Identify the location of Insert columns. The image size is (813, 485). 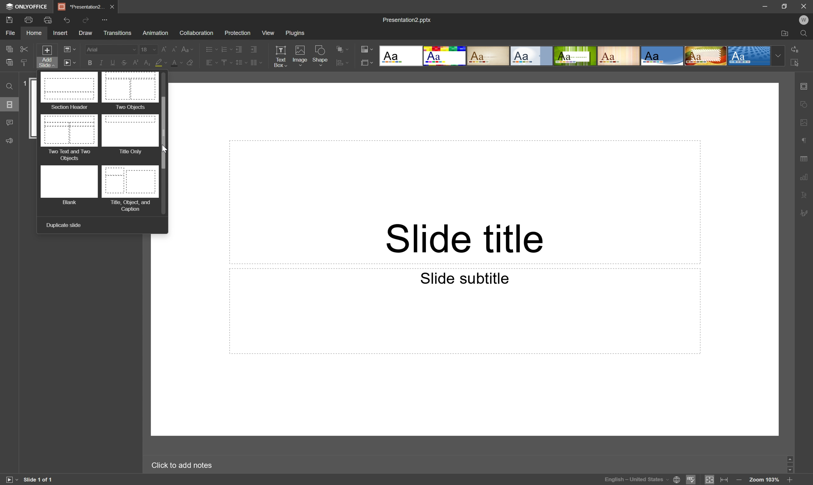
(256, 63).